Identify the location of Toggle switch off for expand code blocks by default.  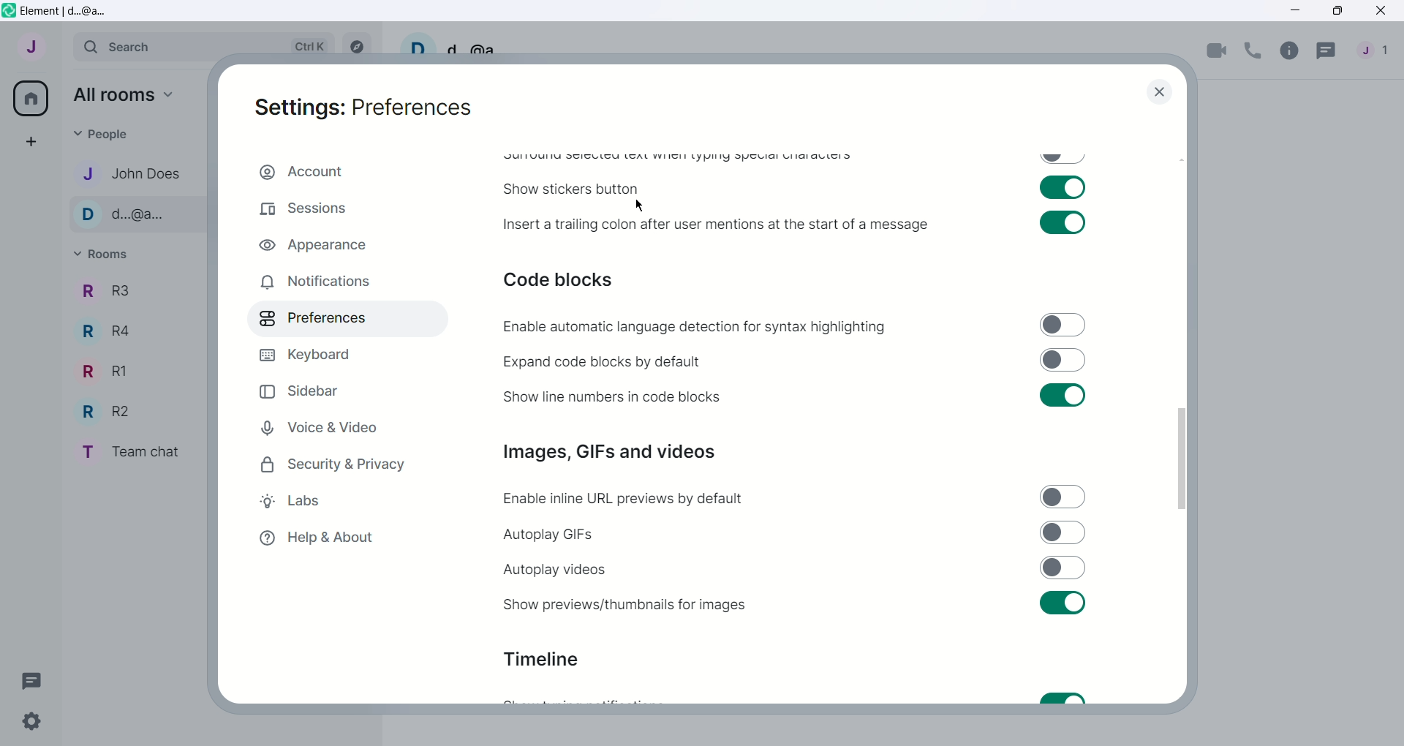
(1063, 360).